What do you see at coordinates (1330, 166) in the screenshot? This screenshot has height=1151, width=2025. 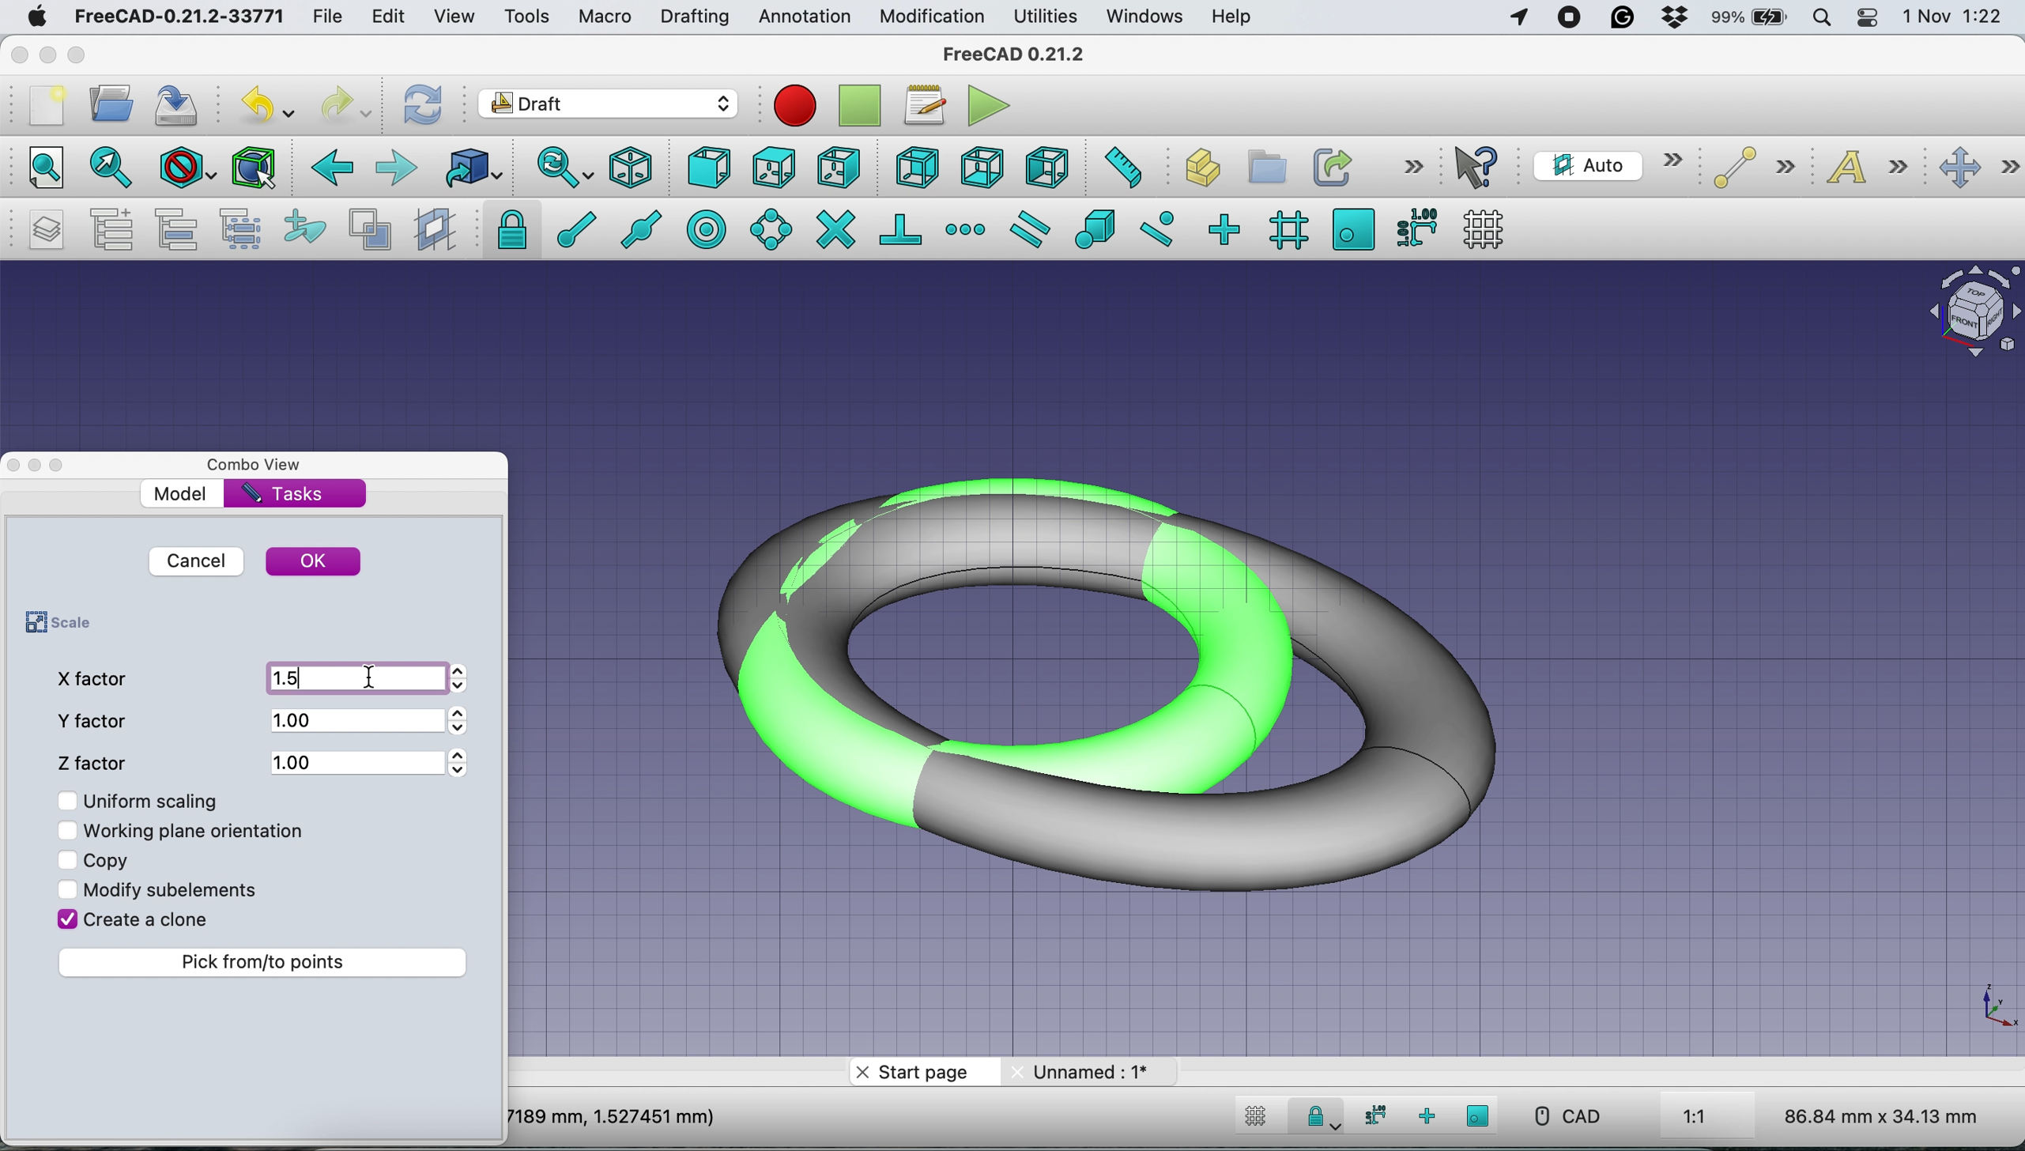 I see `make link` at bounding box center [1330, 166].